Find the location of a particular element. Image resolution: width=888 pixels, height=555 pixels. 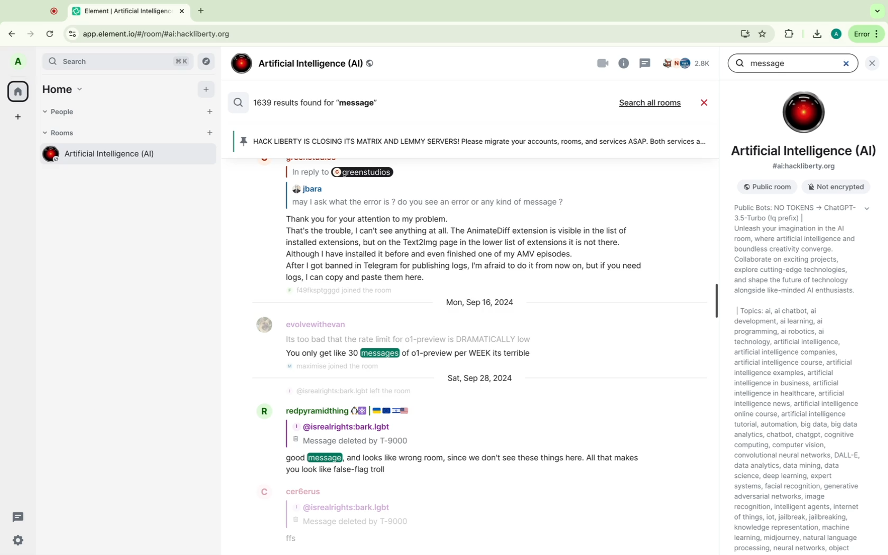

profile is located at coordinates (345, 427).